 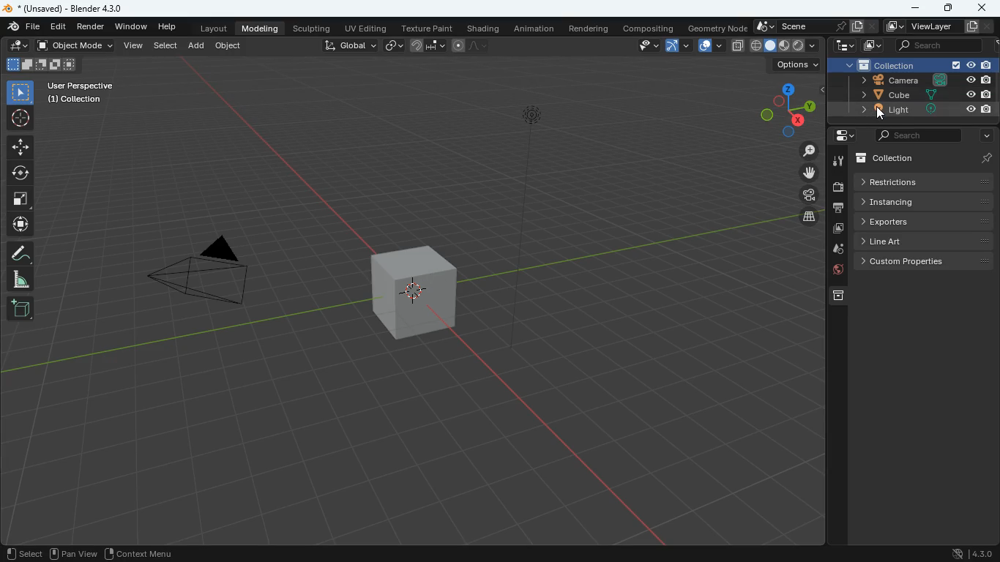 I want to click on move, so click(x=19, y=146).